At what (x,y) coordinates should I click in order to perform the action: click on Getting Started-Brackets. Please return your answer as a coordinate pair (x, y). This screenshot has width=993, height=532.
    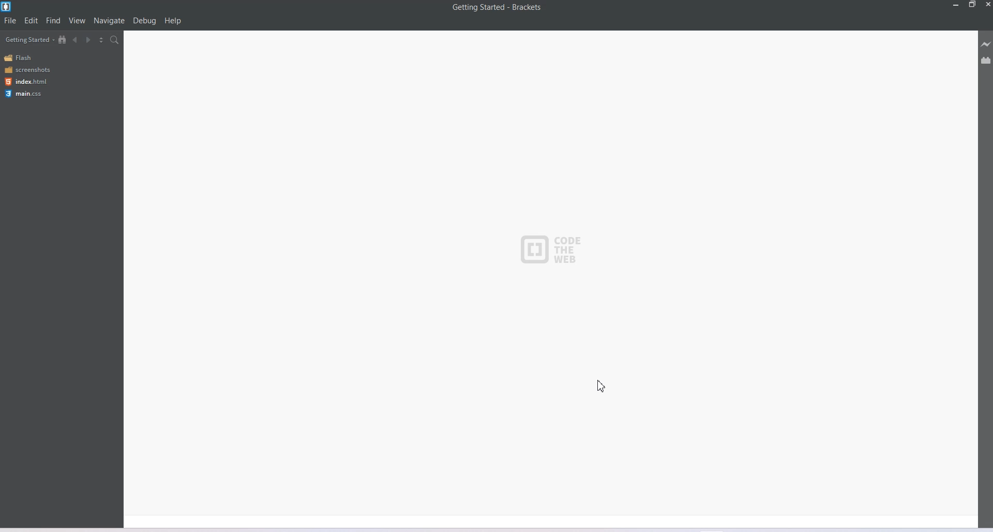
    Looking at the image, I should click on (497, 8).